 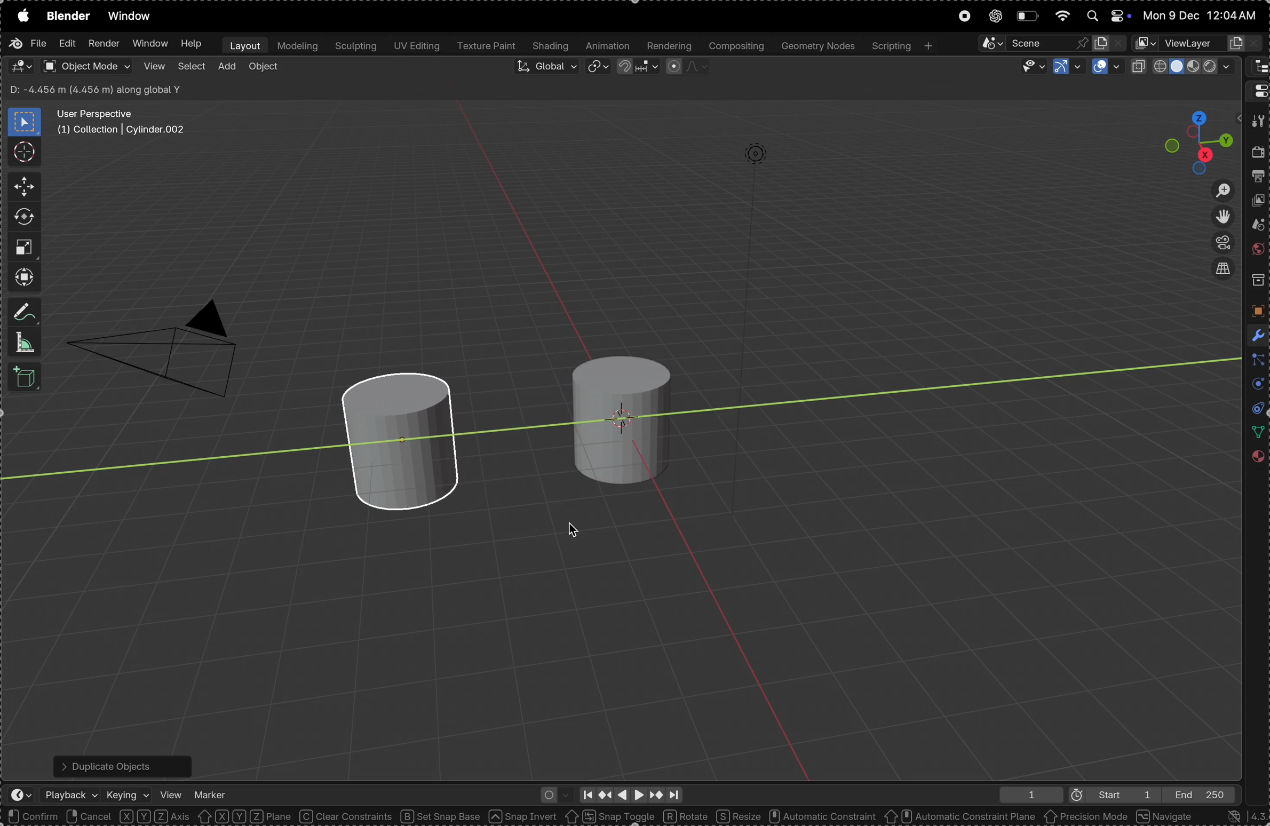 What do you see at coordinates (25, 343) in the screenshot?
I see `measure` at bounding box center [25, 343].